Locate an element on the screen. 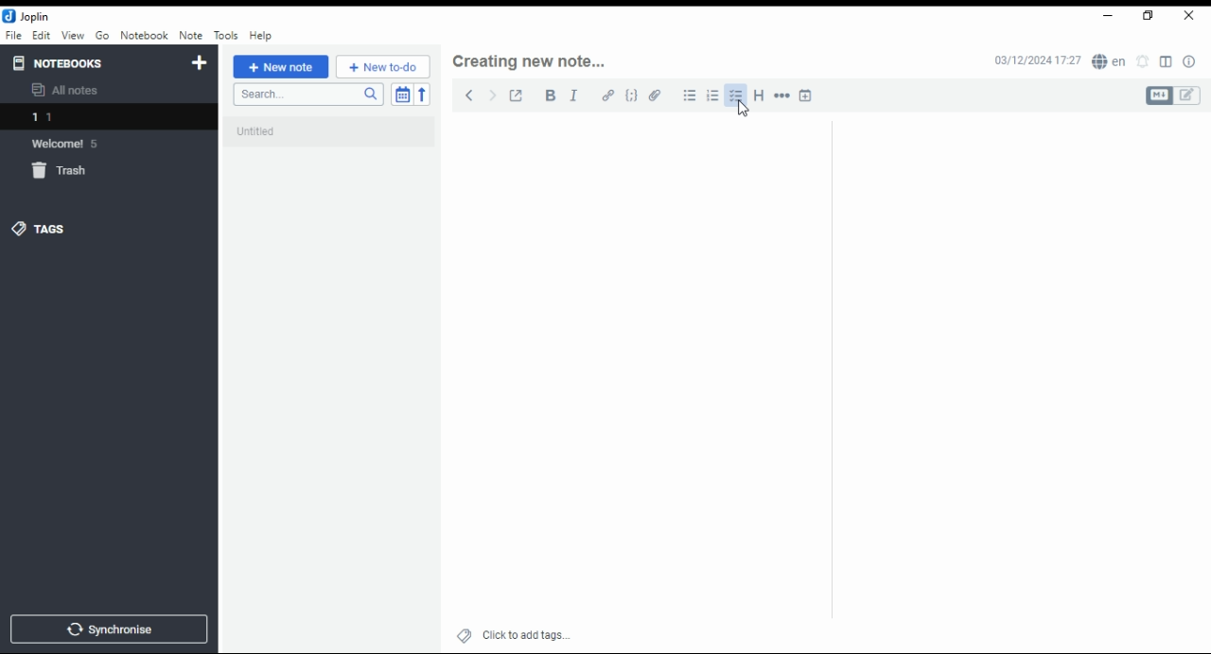 The width and height of the screenshot is (1211, 654). all notes is located at coordinates (67, 90).